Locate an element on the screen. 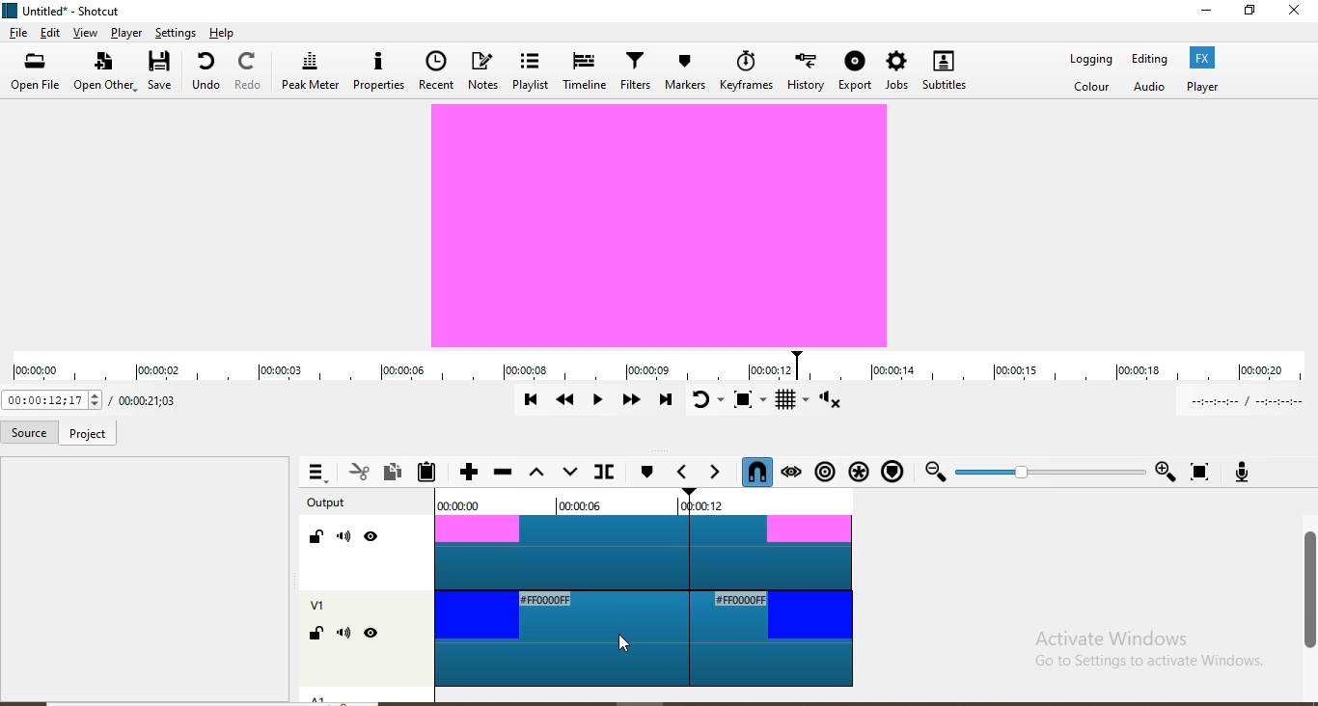 This screenshot has width=1318, height=706. Notes is located at coordinates (483, 74).